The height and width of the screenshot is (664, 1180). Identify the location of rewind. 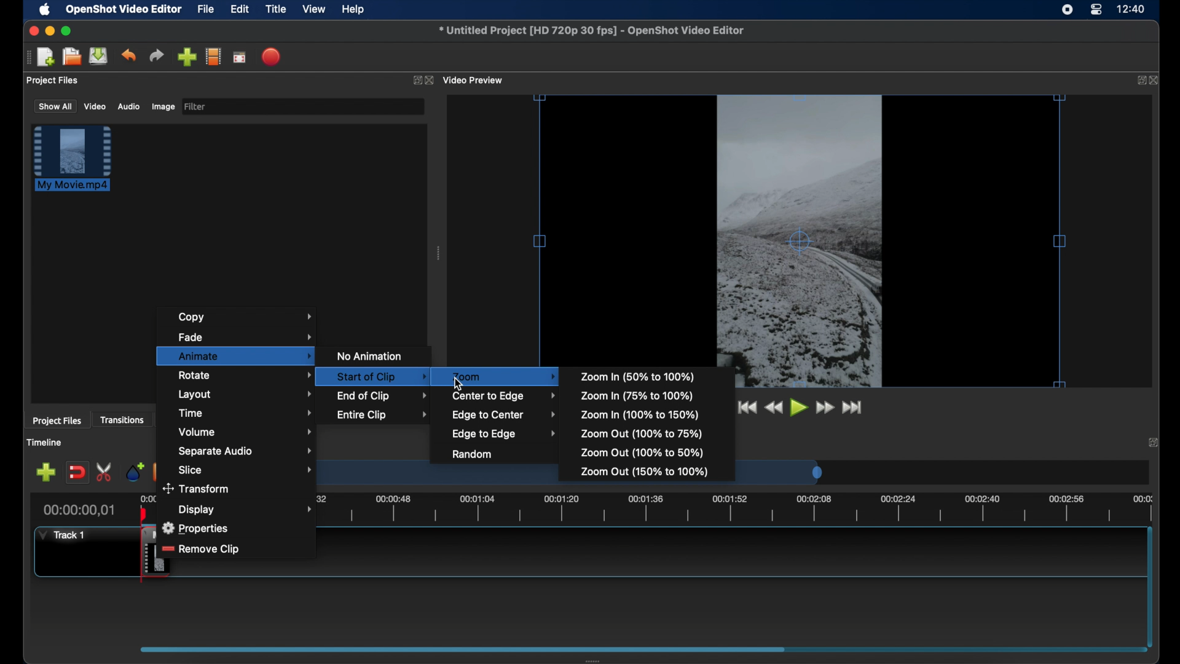
(774, 408).